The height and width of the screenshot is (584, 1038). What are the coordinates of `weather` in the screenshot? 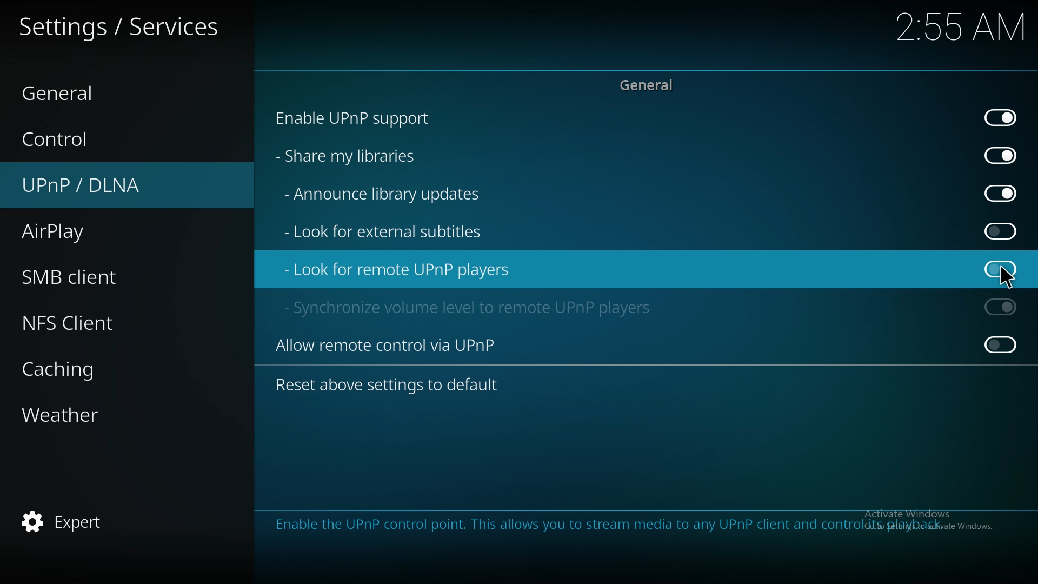 It's located at (78, 414).